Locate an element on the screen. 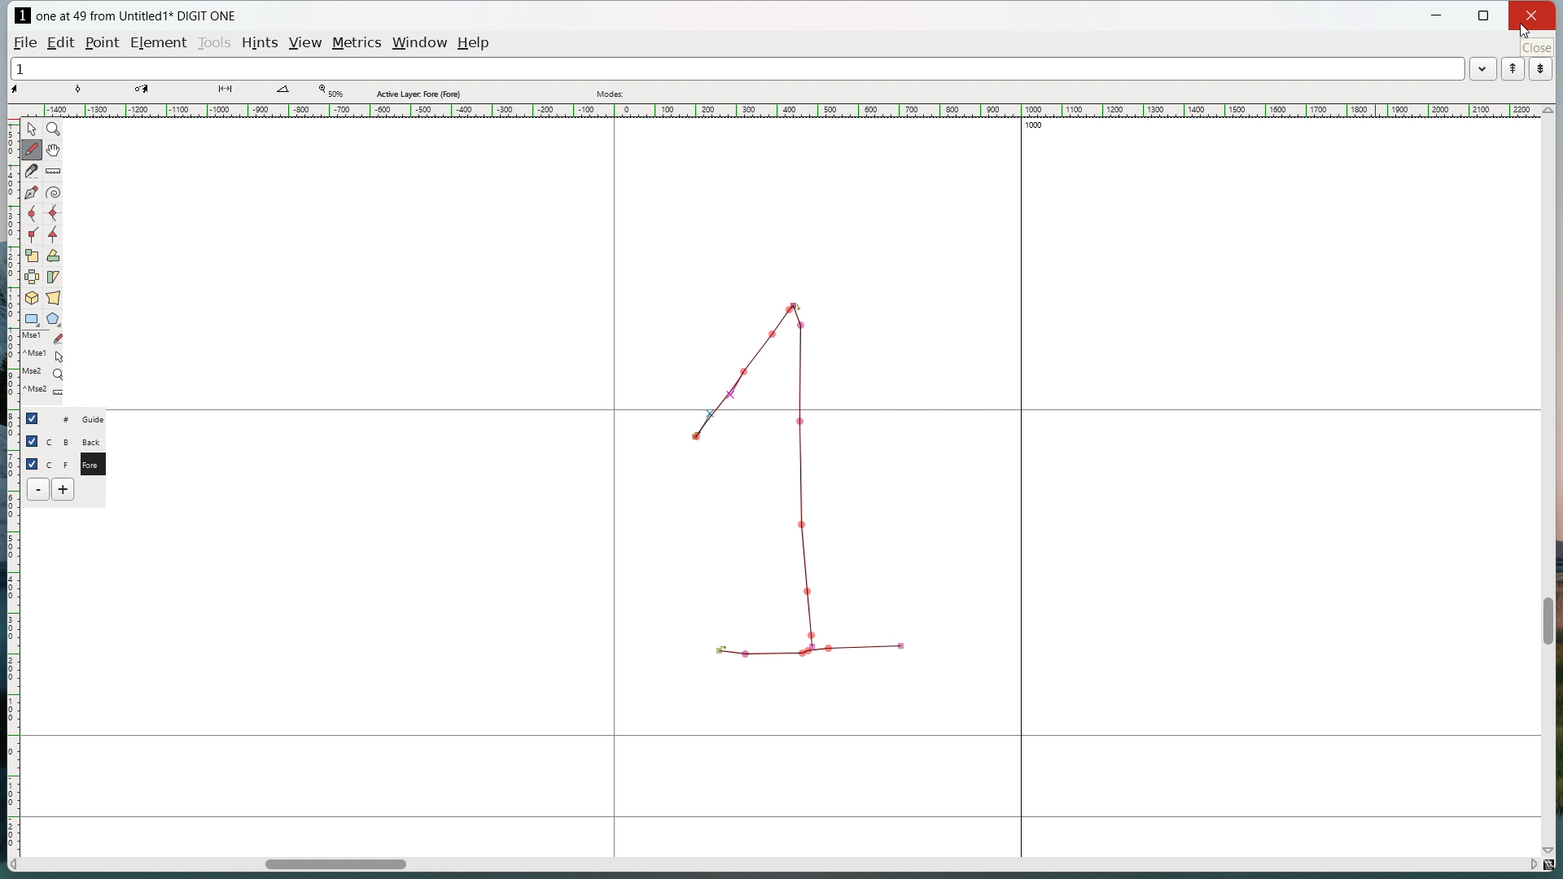 The image size is (1563, 879). skew selection is located at coordinates (54, 277).